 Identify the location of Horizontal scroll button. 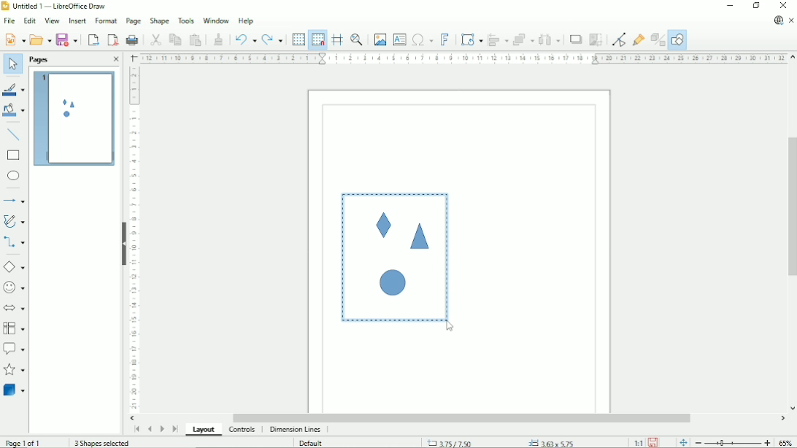
(134, 417).